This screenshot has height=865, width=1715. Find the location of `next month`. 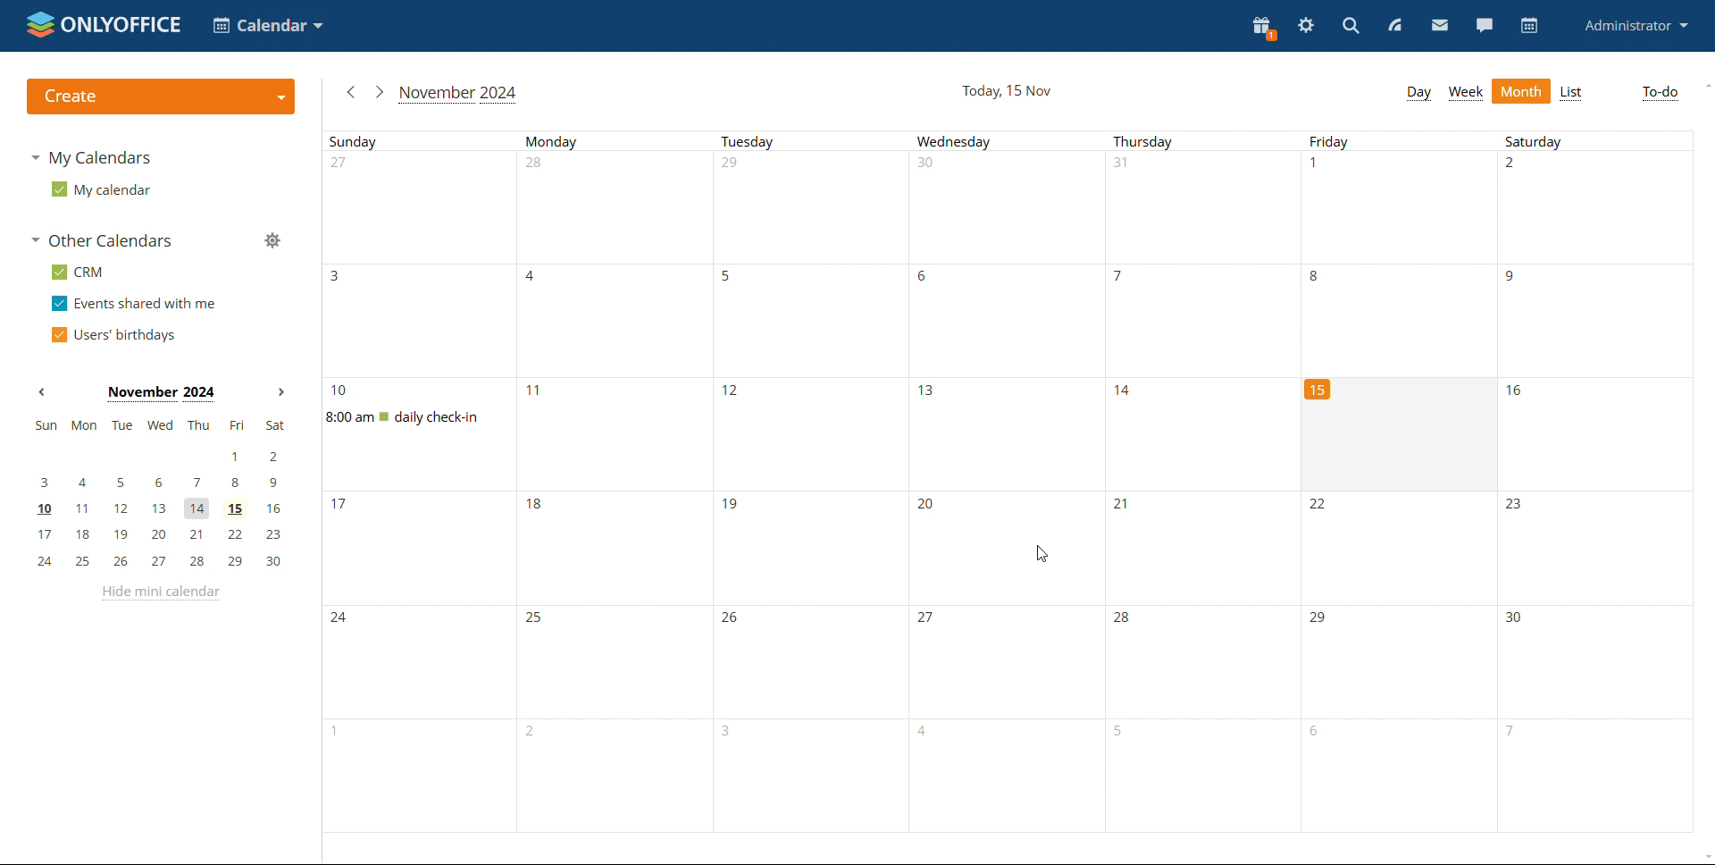

next month is located at coordinates (279, 391).